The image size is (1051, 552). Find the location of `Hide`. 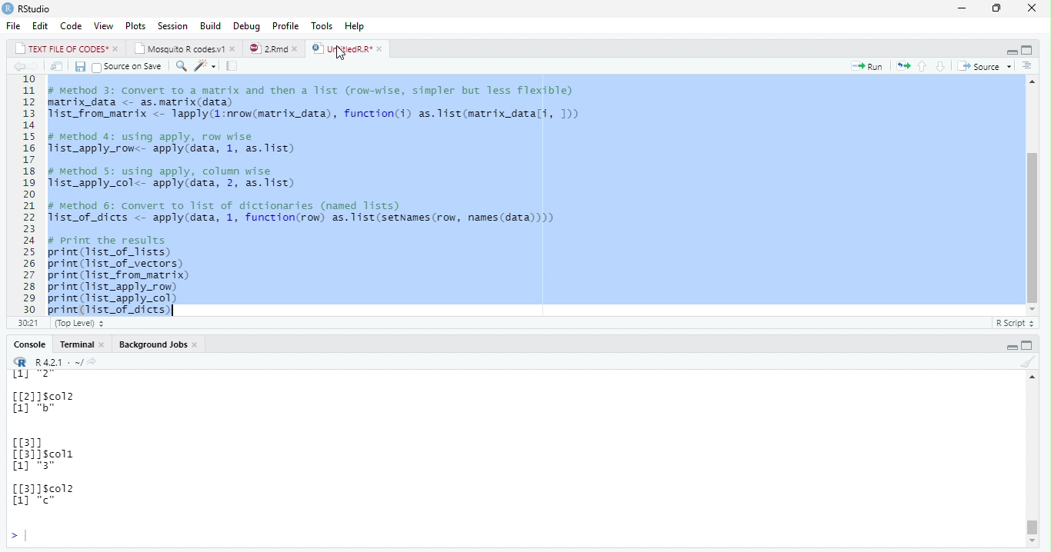

Hide is located at coordinates (1008, 52).